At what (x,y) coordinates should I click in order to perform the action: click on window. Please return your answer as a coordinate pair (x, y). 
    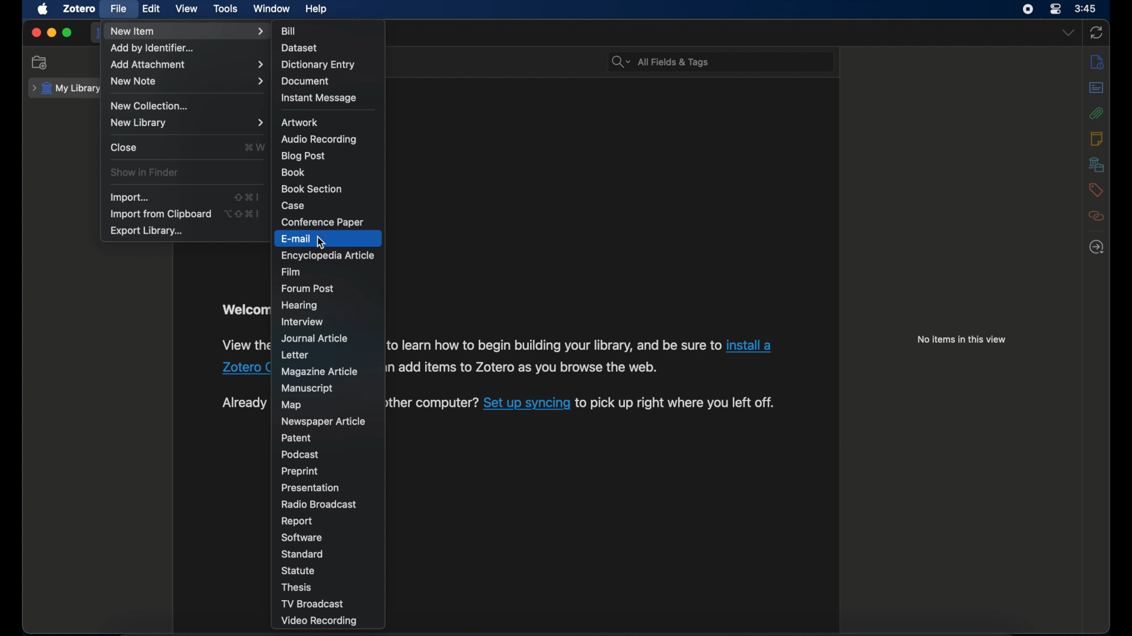
    Looking at the image, I should click on (271, 9).